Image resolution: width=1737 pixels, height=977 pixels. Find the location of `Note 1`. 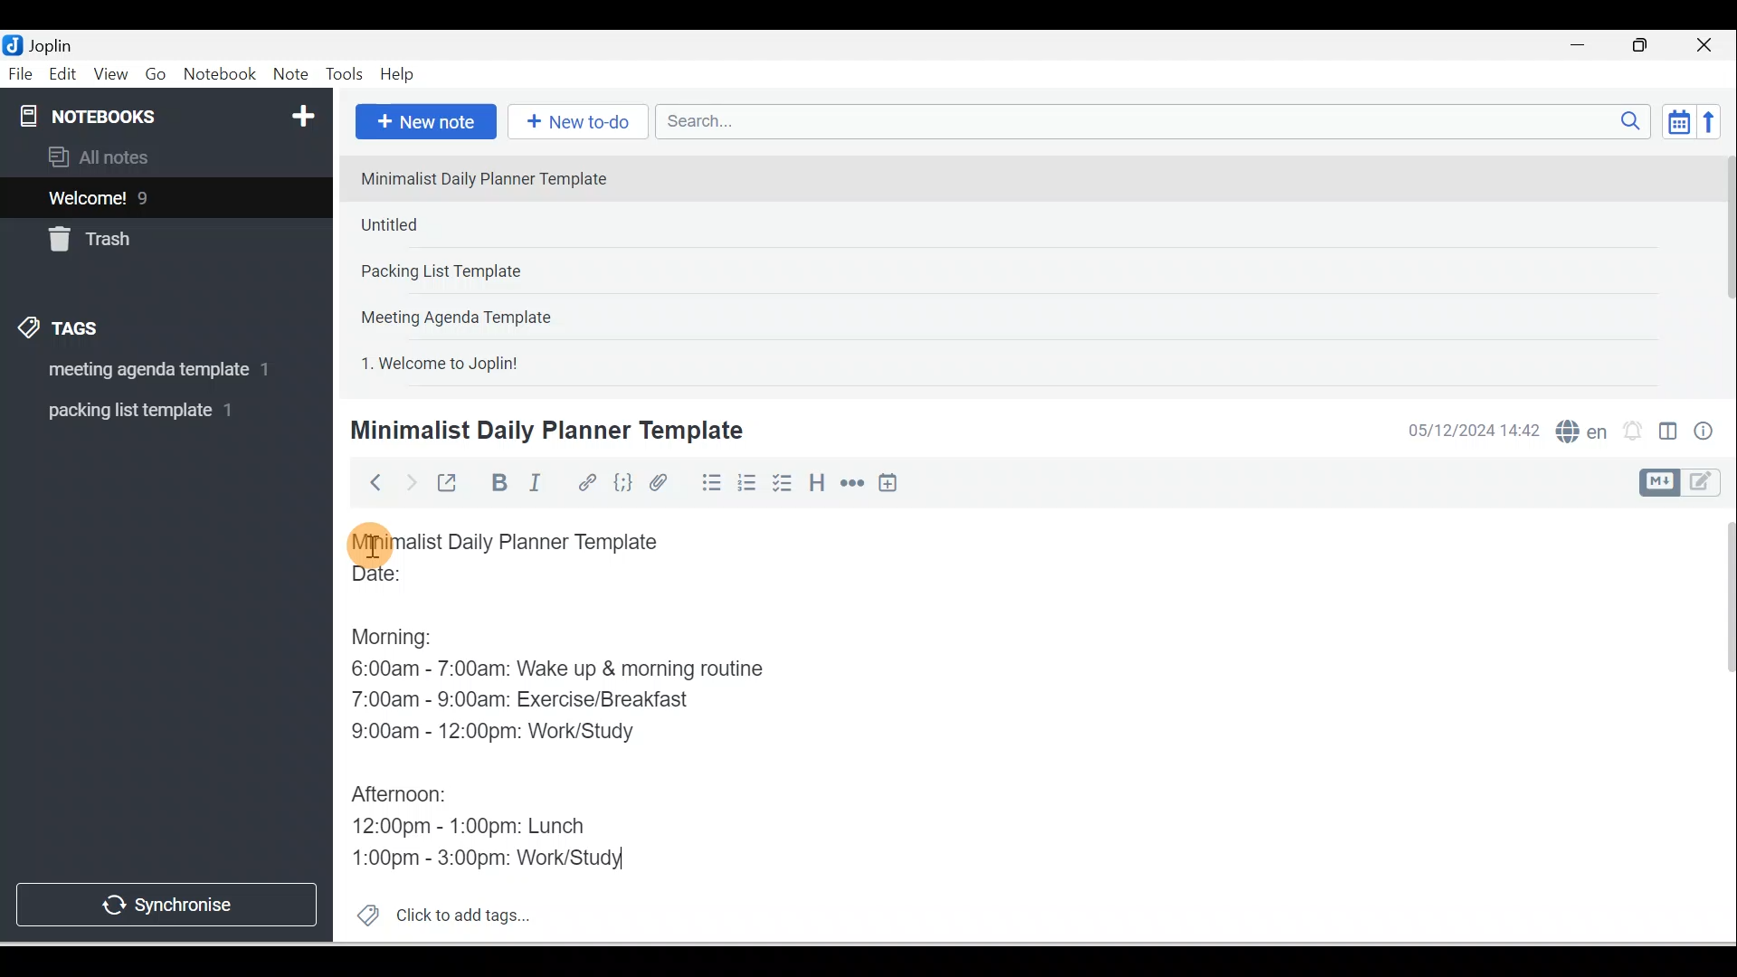

Note 1 is located at coordinates (497, 177).